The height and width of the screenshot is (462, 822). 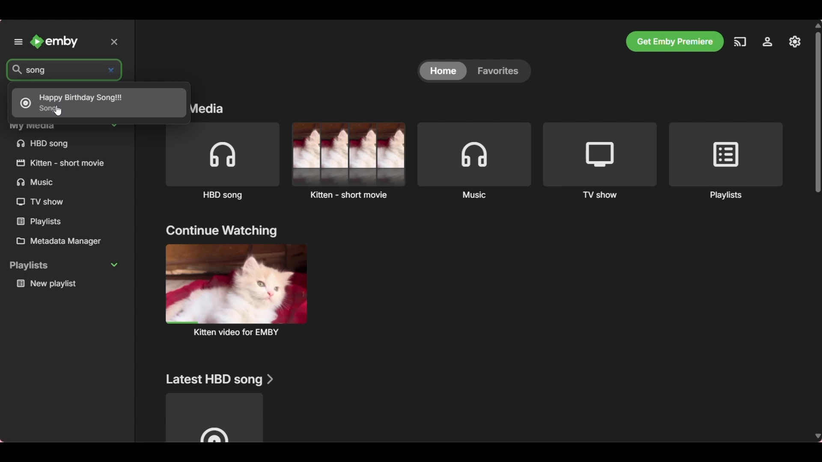 I want to click on Settings, so click(x=795, y=42).